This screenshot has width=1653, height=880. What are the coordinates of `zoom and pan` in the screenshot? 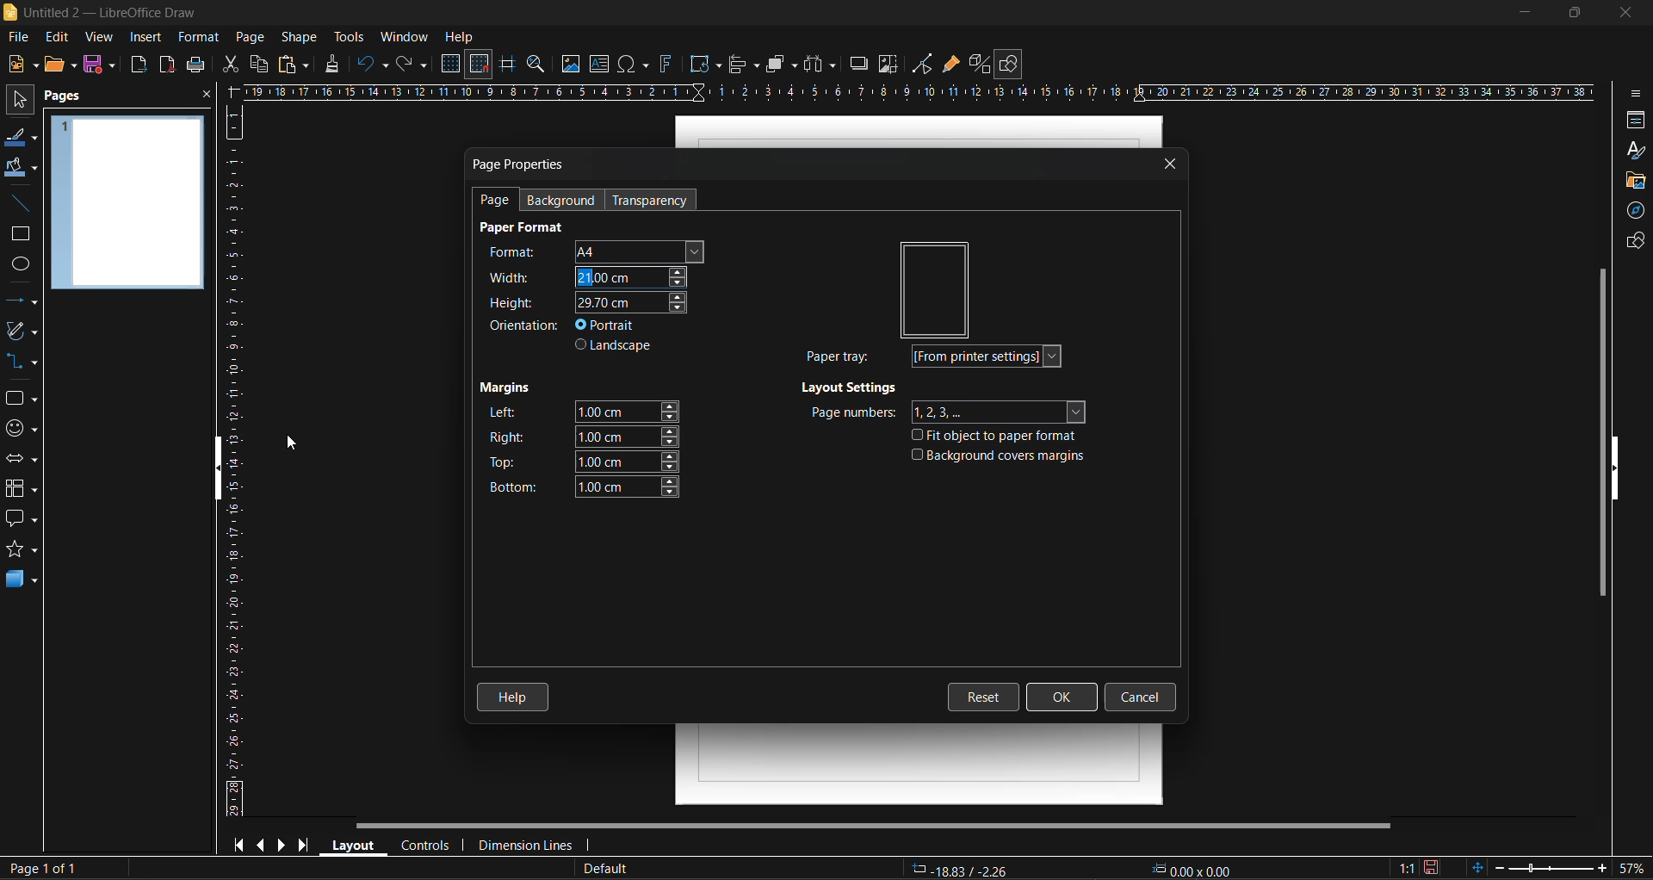 It's located at (535, 64).